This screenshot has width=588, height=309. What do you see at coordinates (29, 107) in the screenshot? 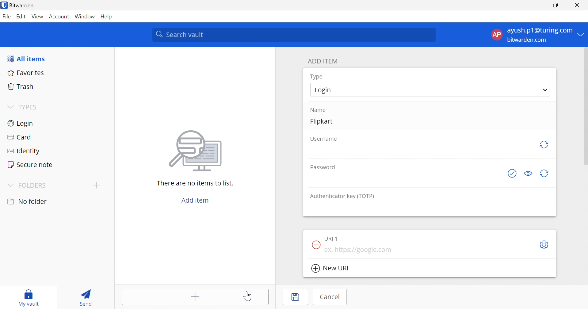
I see `TYPES` at bounding box center [29, 107].